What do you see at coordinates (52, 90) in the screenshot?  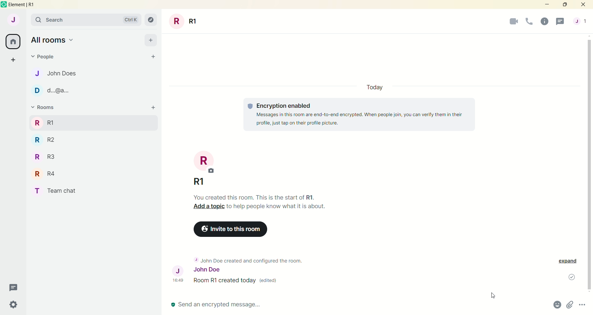 I see `D d.@a.` at bounding box center [52, 90].